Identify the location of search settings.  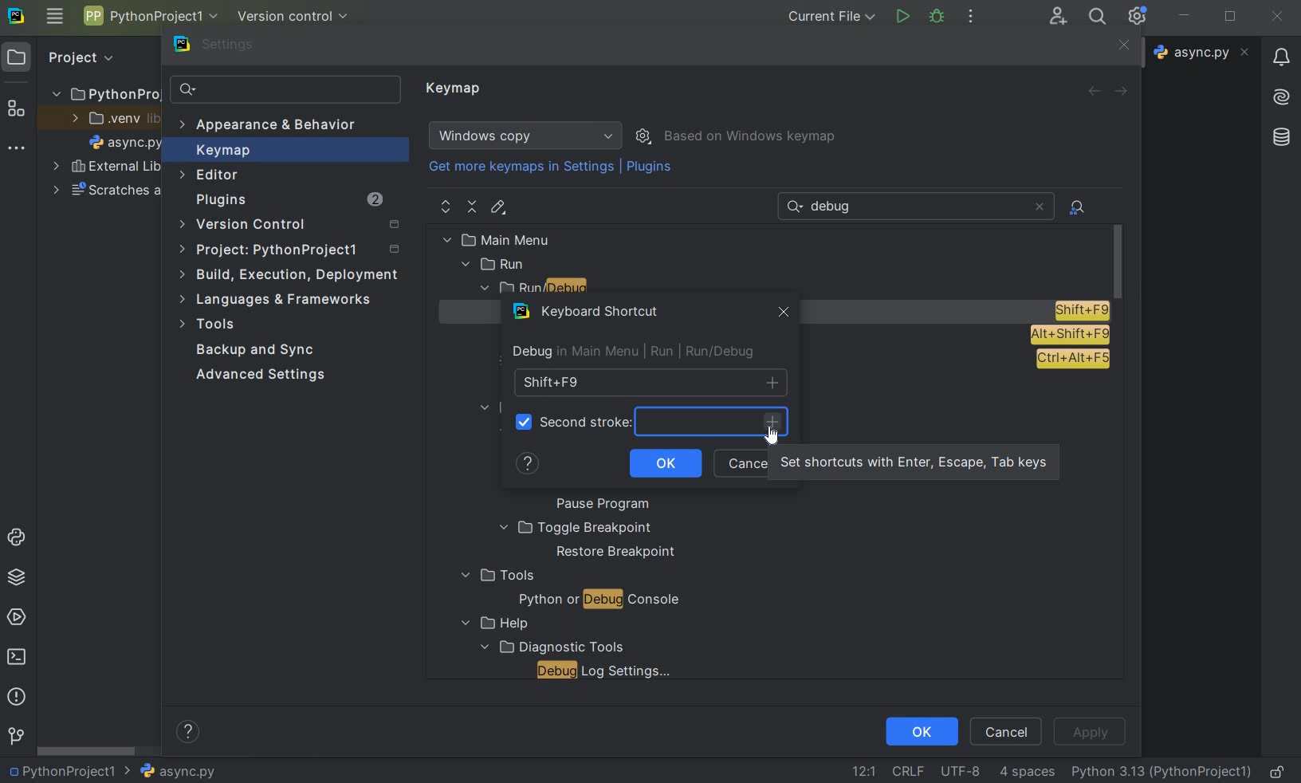
(286, 90).